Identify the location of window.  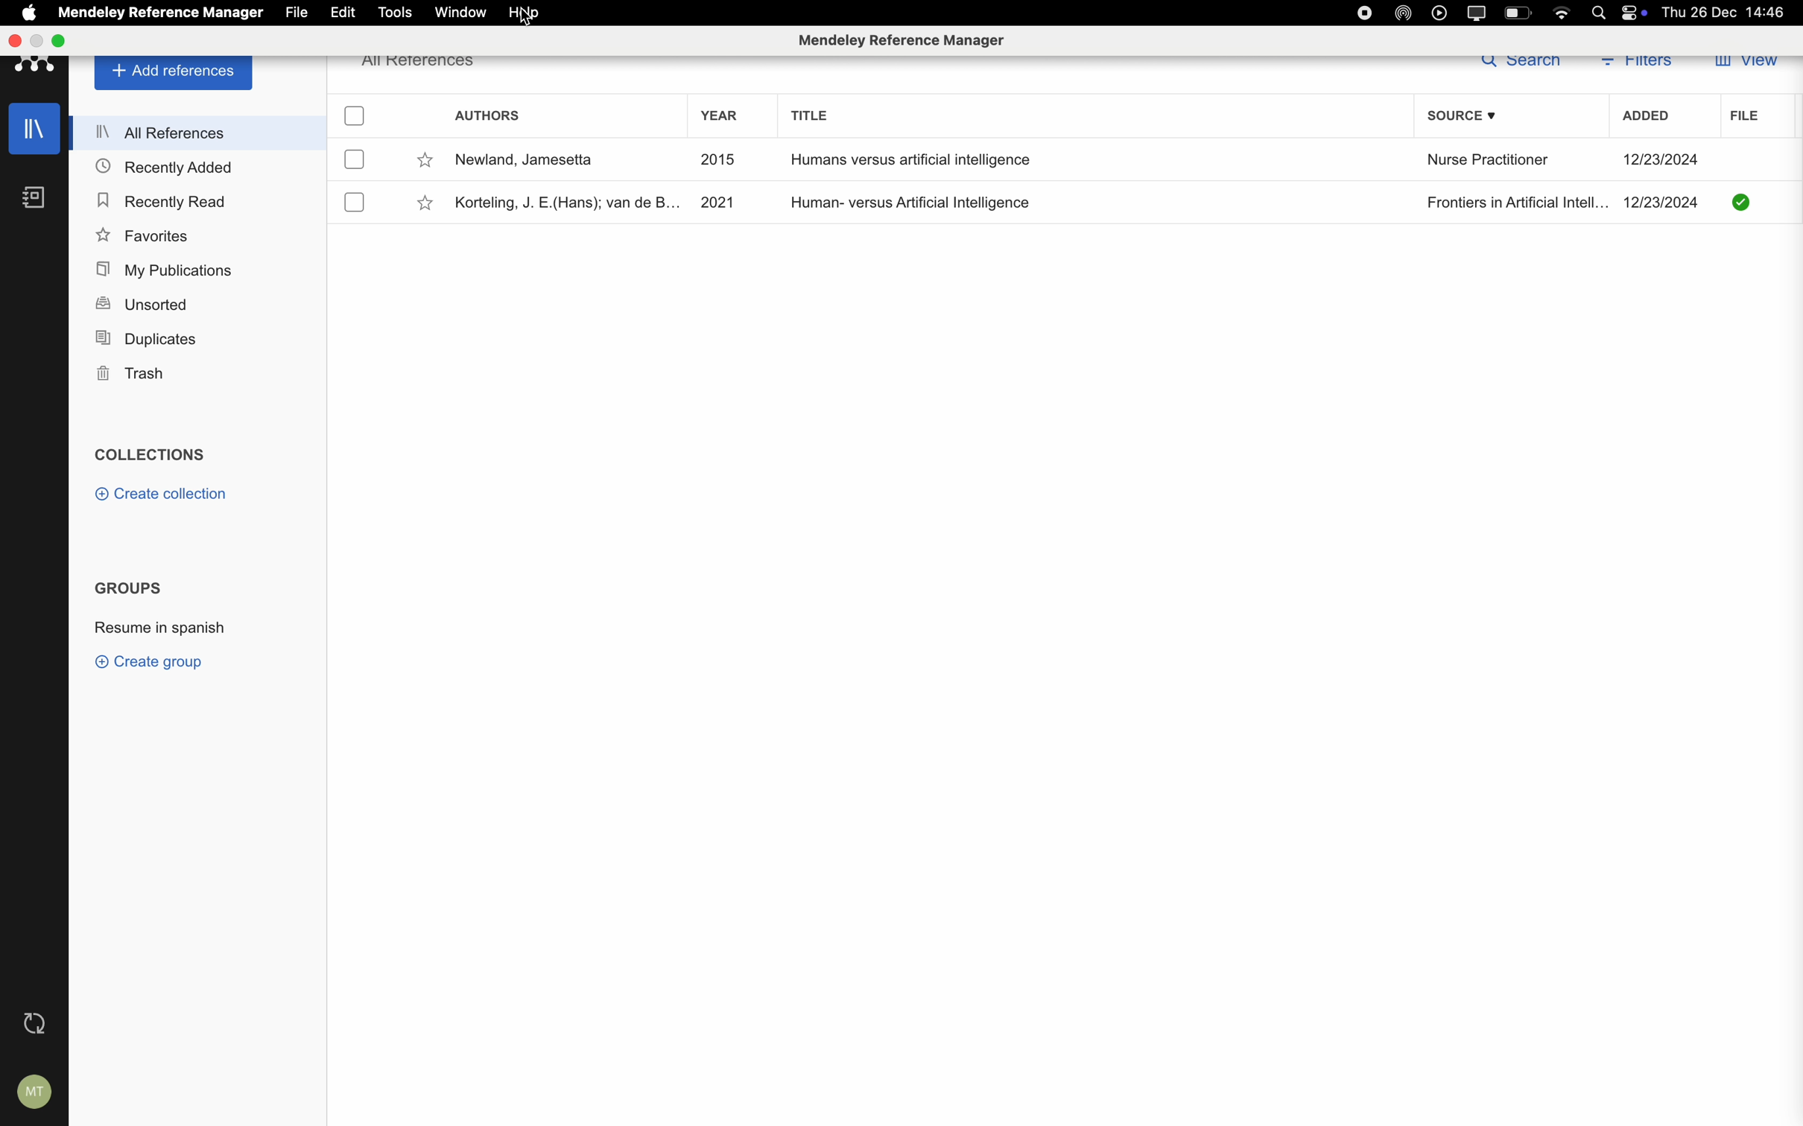
(459, 12).